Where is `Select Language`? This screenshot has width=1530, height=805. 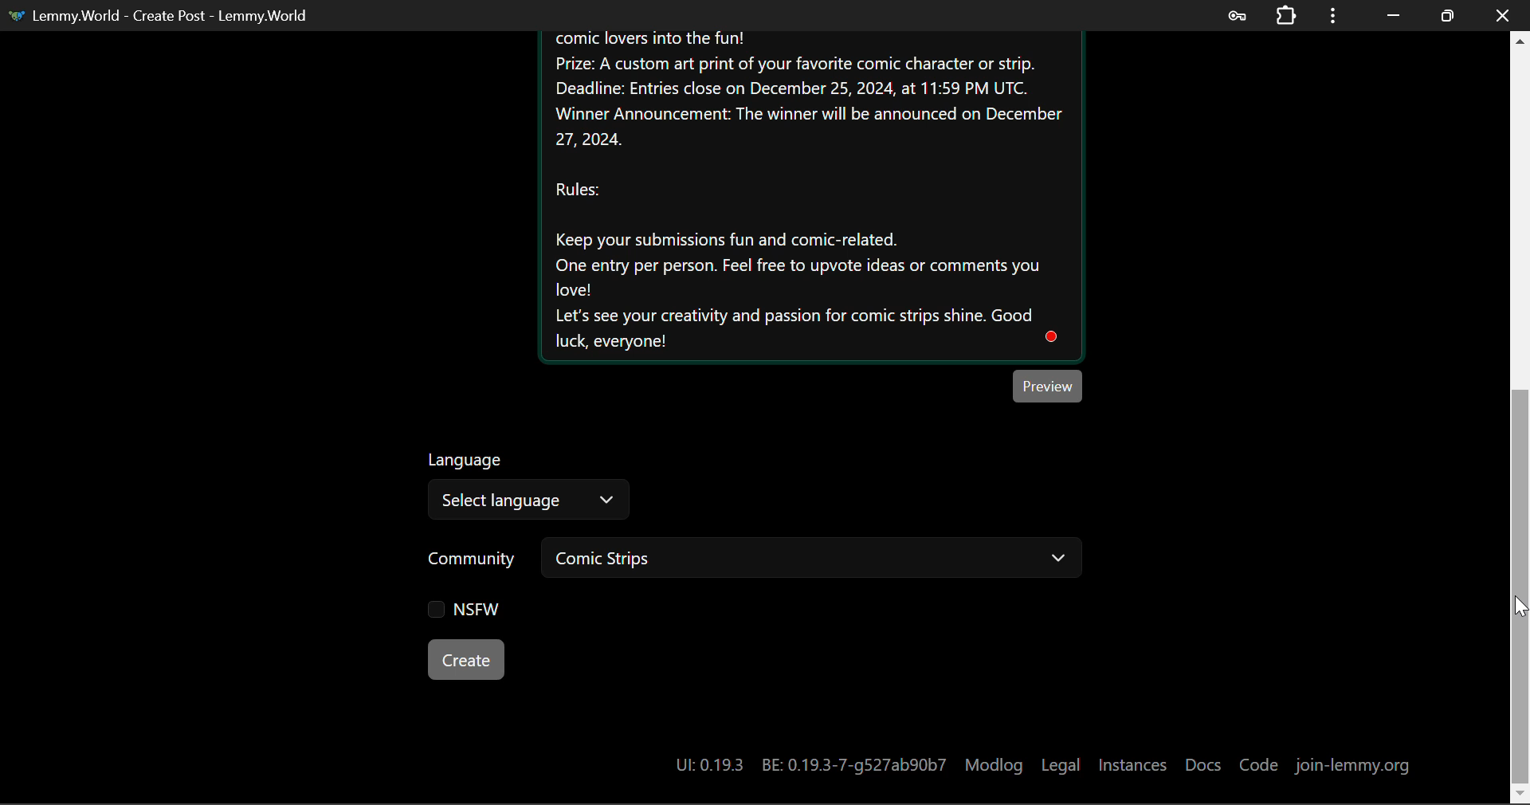 Select Language is located at coordinates (528, 500).